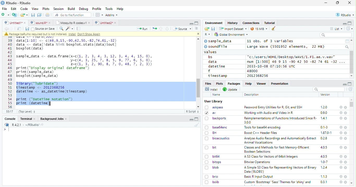 The image size is (356, 187). What do you see at coordinates (346, 133) in the screenshot?
I see `close` at bounding box center [346, 133].